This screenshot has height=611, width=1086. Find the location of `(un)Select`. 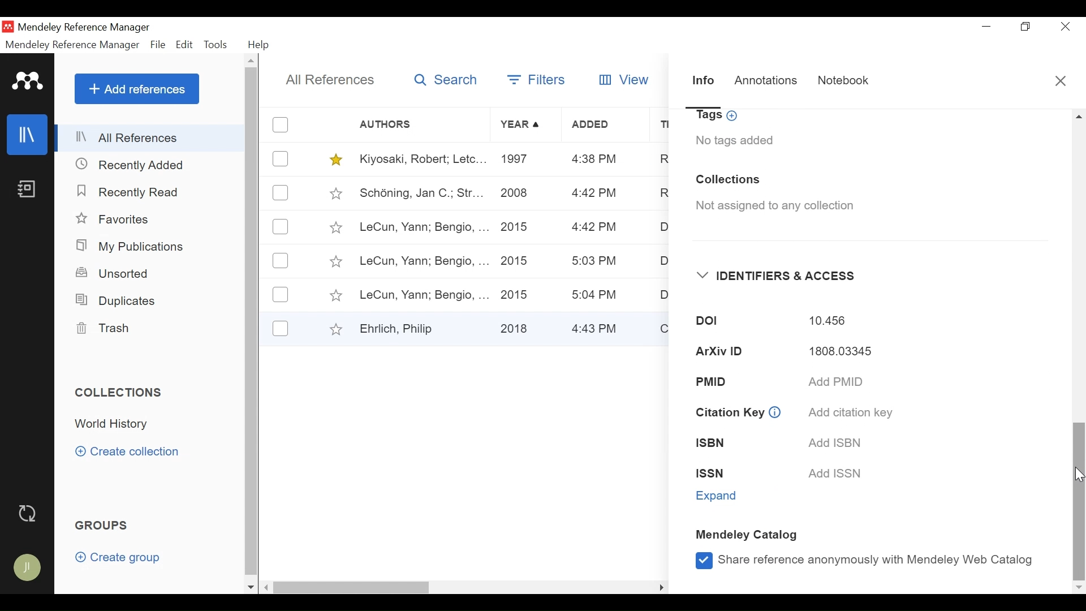

(un)Select is located at coordinates (281, 193).